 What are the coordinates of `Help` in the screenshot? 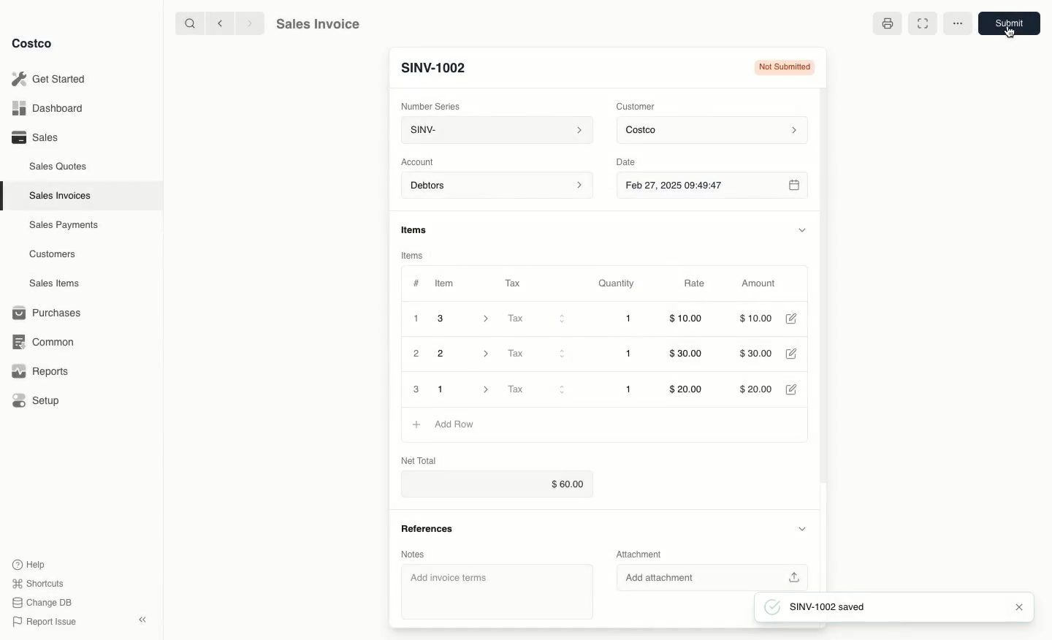 It's located at (30, 563).